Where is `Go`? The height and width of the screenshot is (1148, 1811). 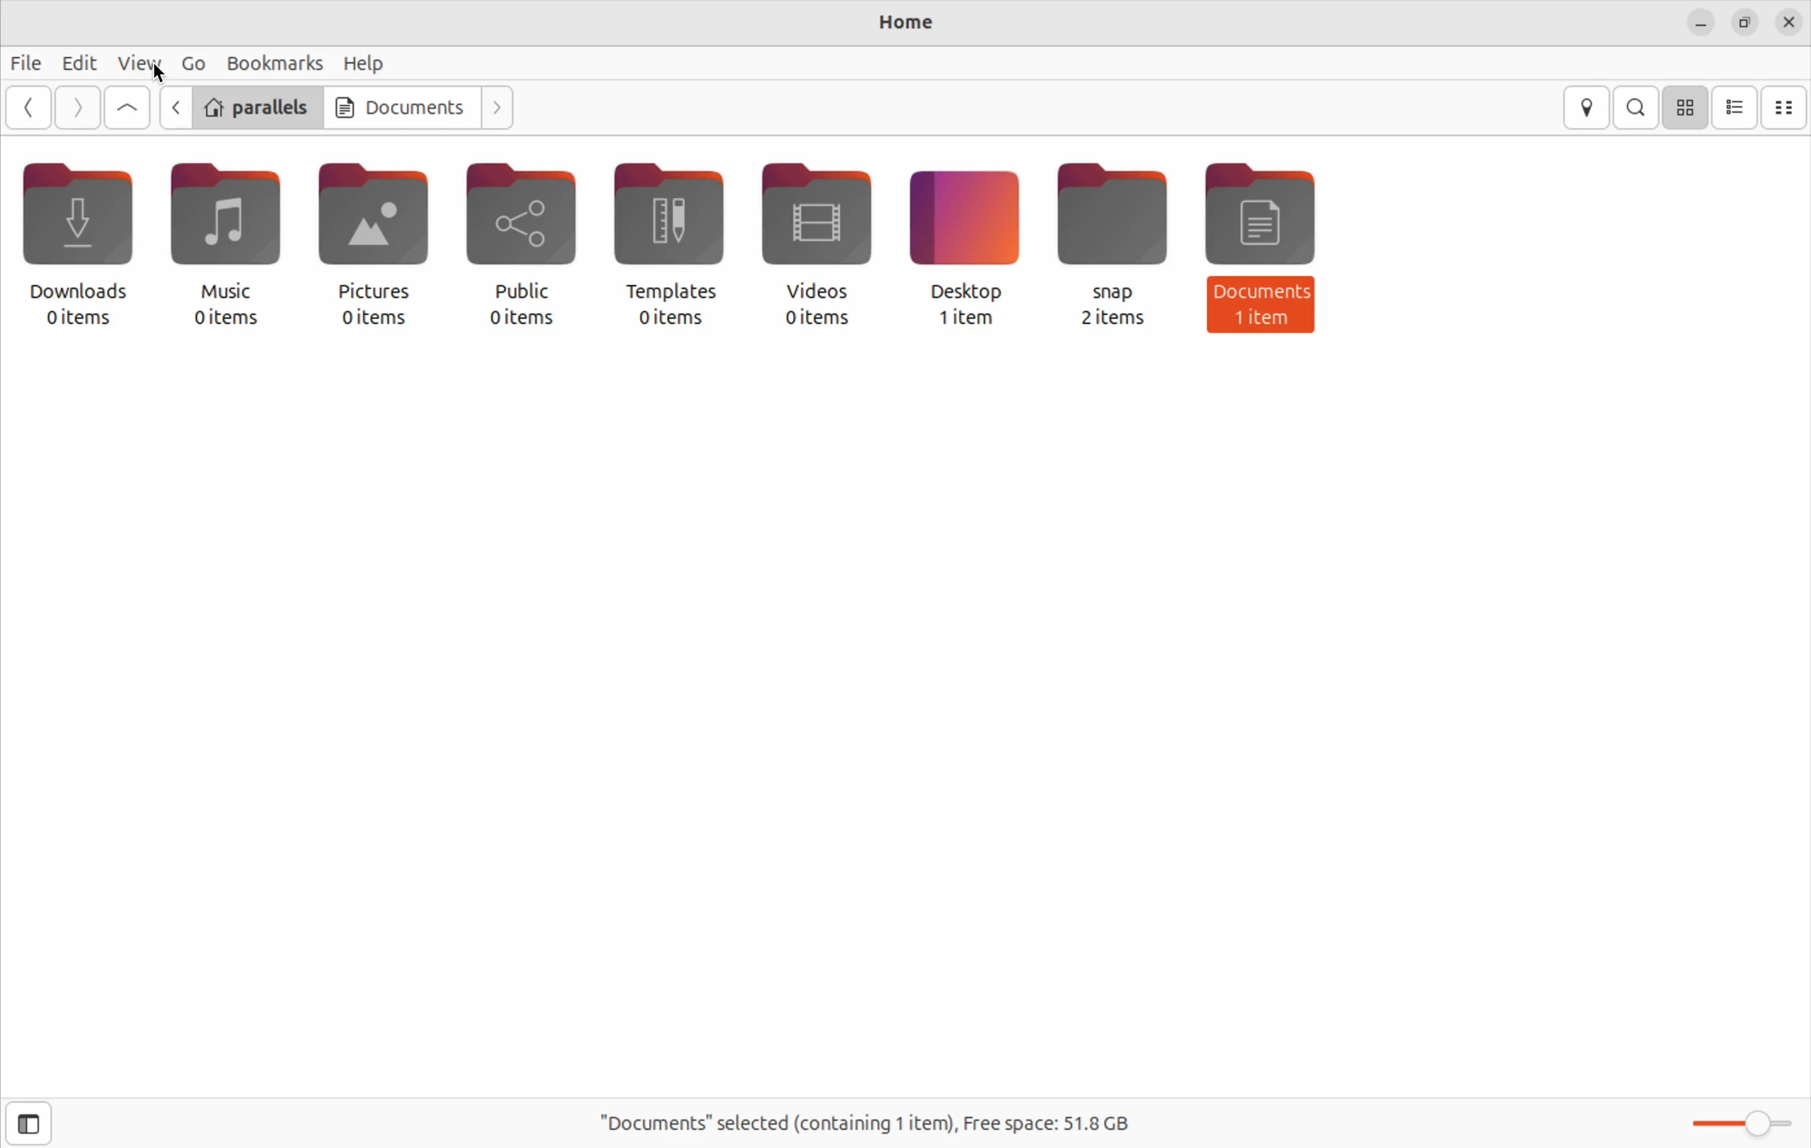 Go is located at coordinates (199, 61).